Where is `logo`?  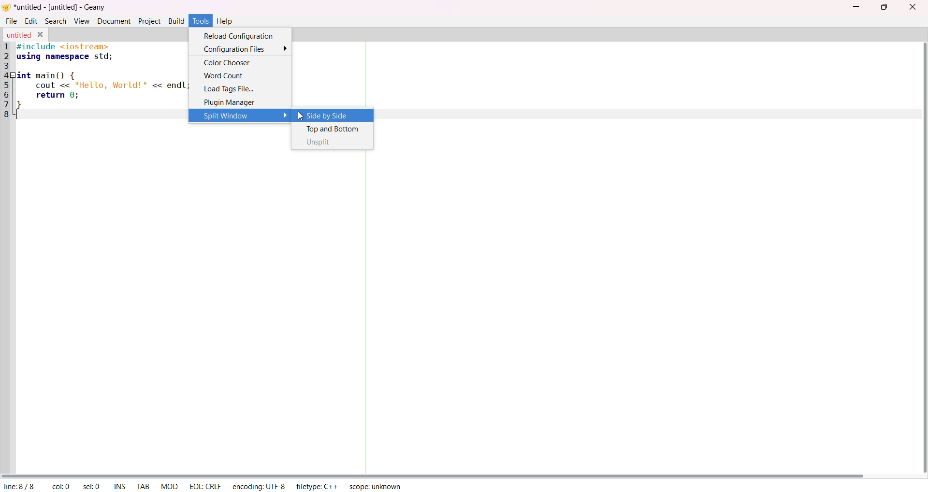 logo is located at coordinates (7, 7).